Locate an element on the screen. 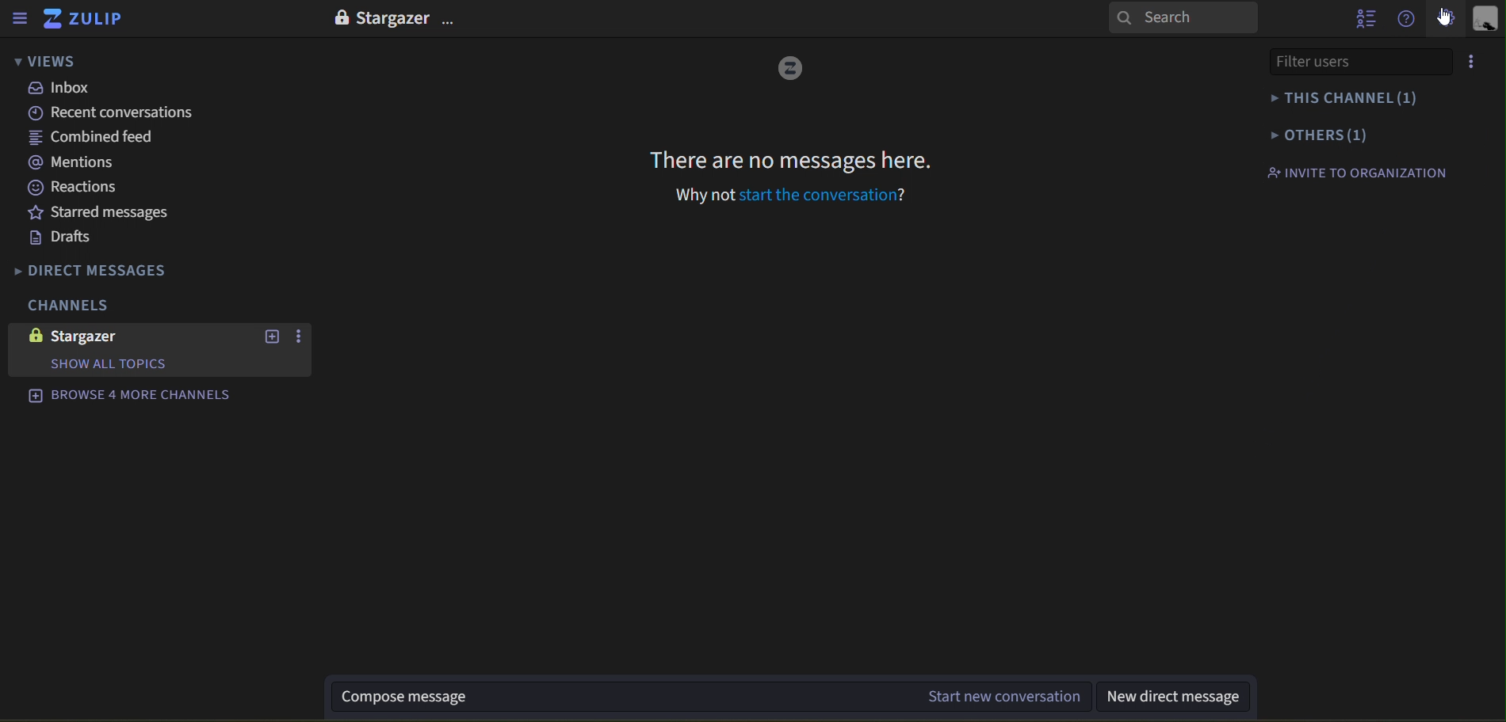 The height and width of the screenshot is (722, 1506). options is located at coordinates (301, 336).